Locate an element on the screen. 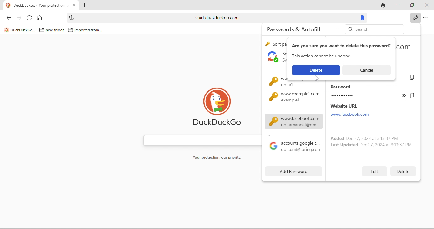  icon is located at coordinates (273, 81).